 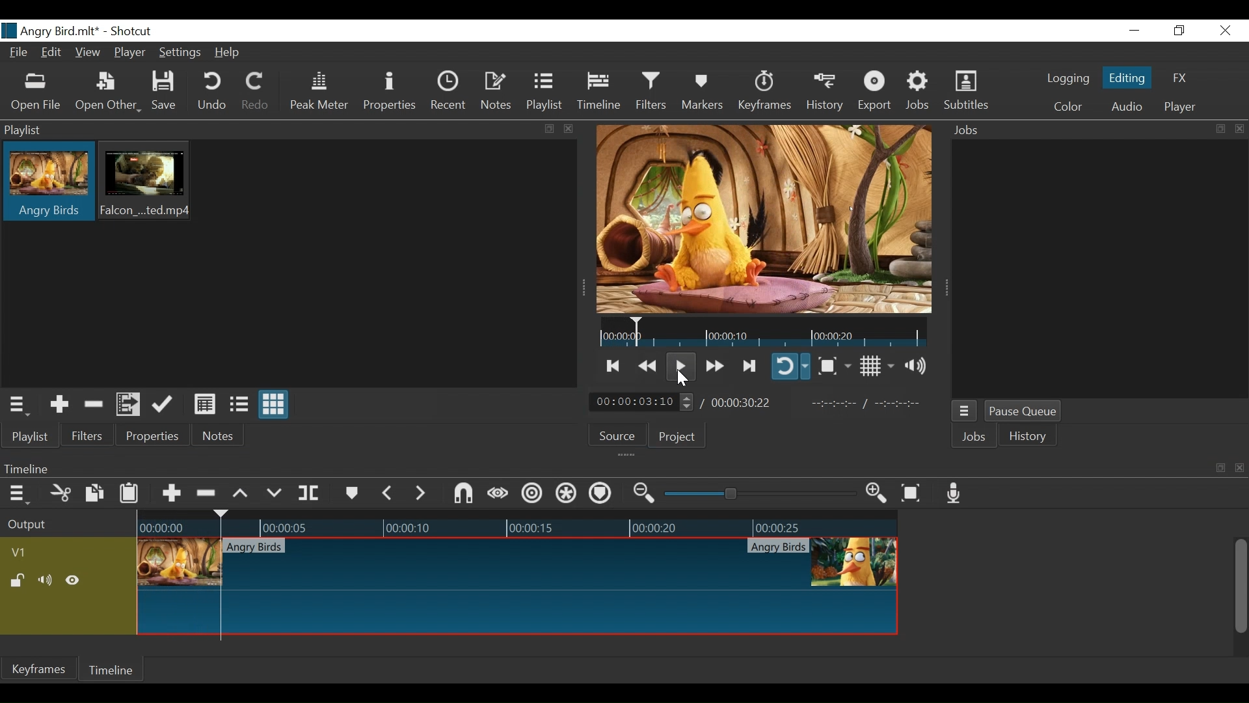 I want to click on In point, so click(x=872, y=403).